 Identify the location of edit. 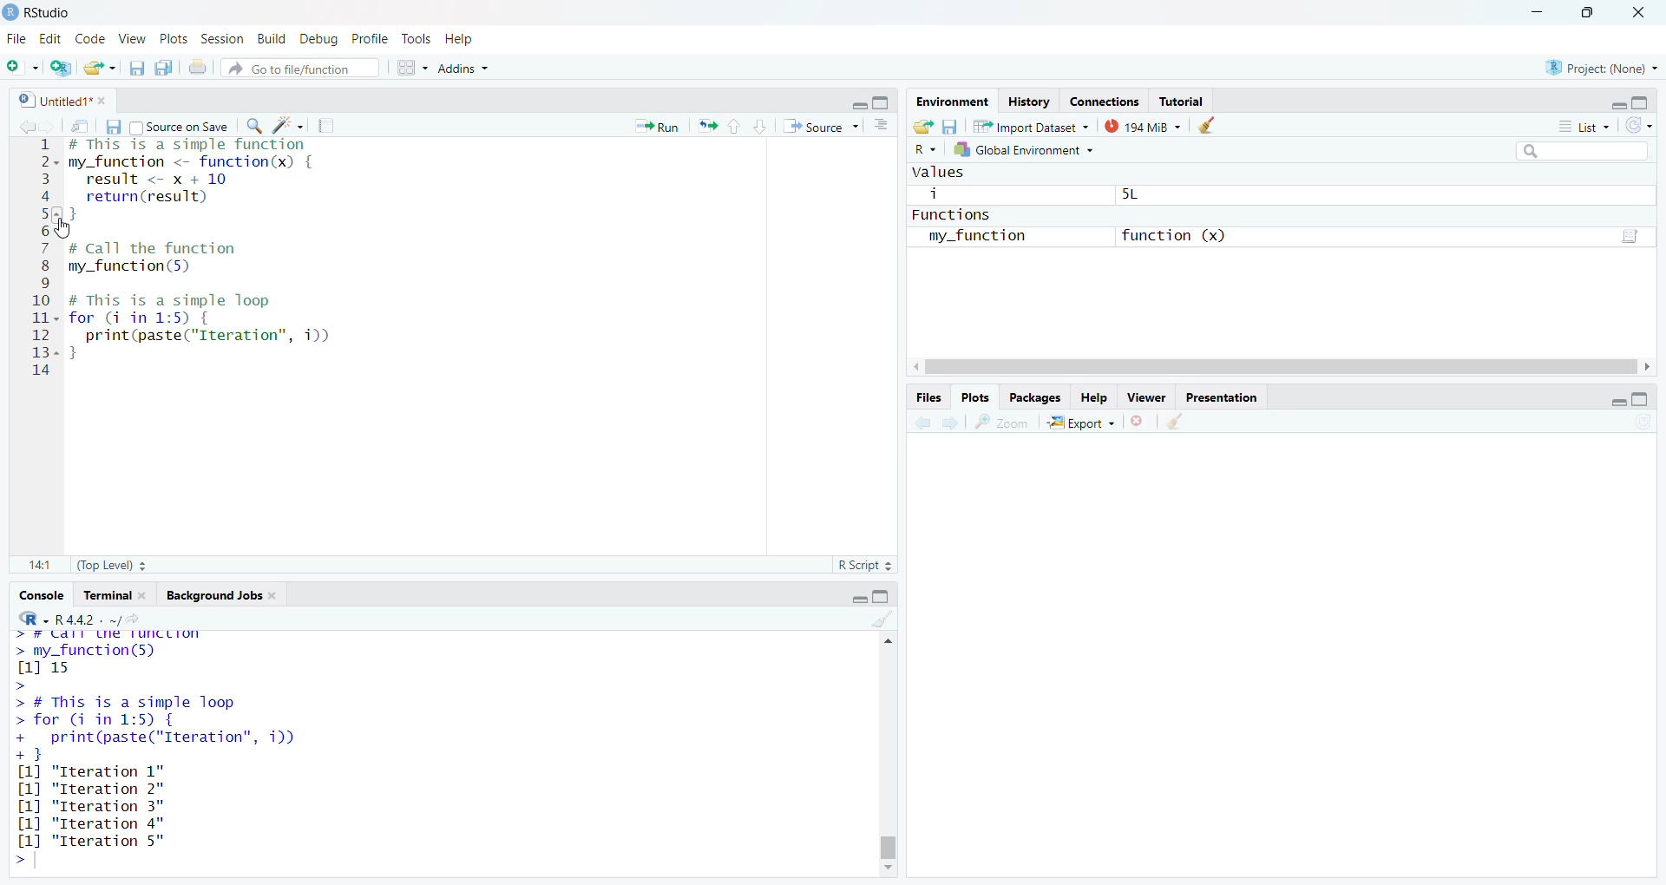
(51, 38).